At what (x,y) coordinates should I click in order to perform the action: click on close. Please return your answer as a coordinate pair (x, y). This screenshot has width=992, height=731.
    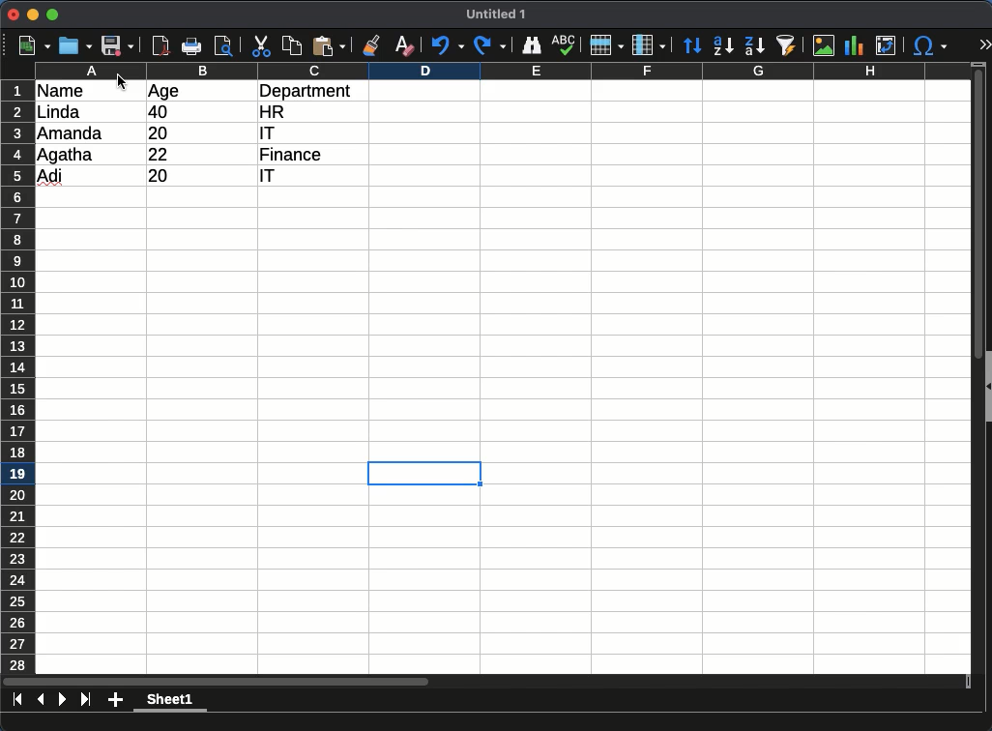
    Looking at the image, I should click on (14, 15).